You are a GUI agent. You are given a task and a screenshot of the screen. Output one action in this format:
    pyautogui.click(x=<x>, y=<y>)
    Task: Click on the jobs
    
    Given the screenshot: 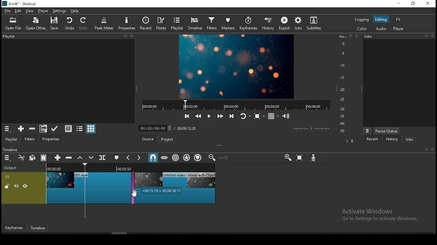 What is the action you would take?
    pyautogui.click(x=400, y=36)
    